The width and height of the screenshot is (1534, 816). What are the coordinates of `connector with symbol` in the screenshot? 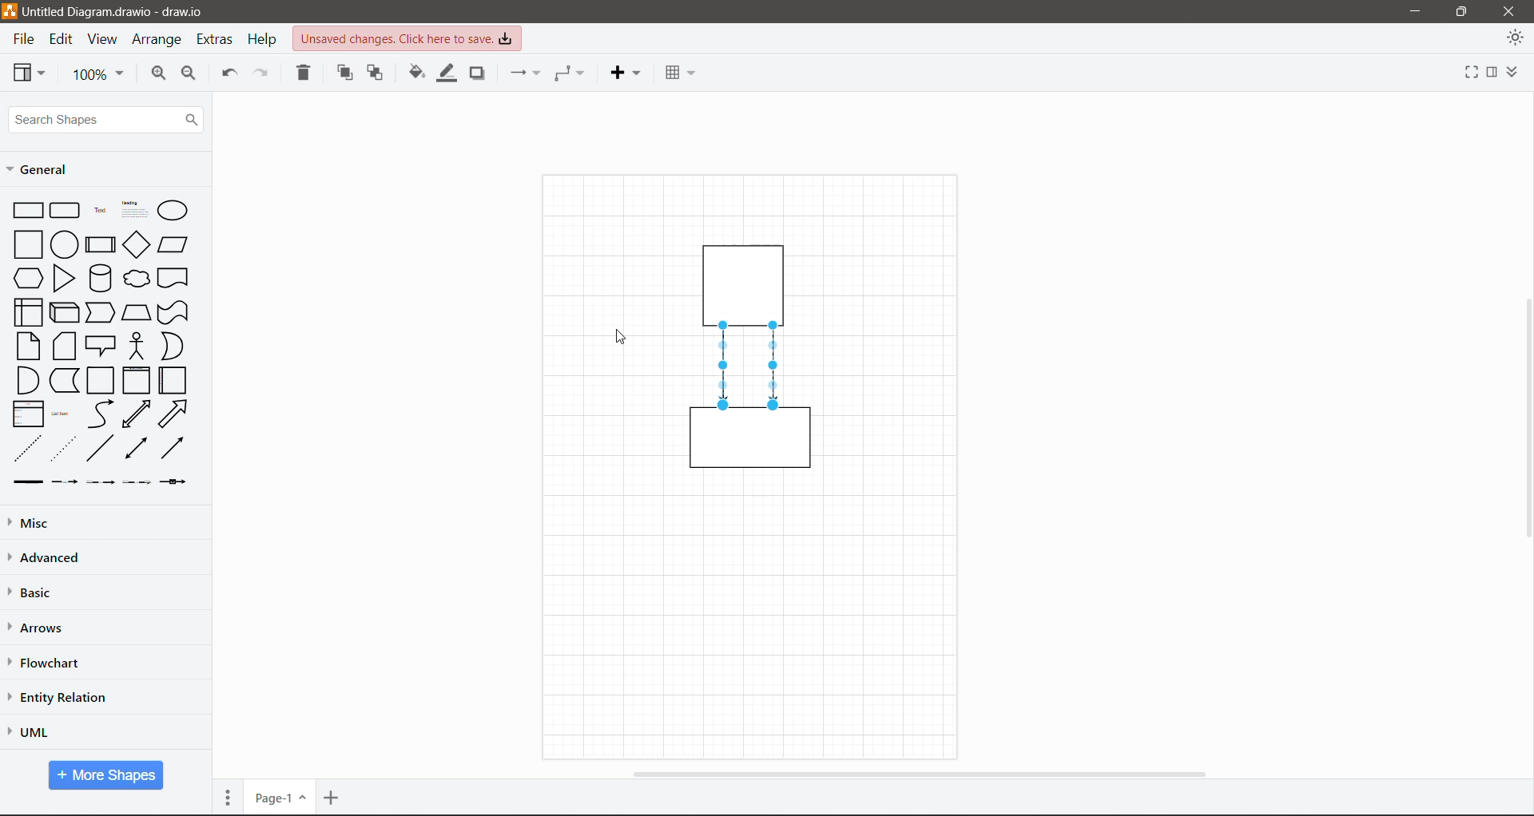 It's located at (177, 481).